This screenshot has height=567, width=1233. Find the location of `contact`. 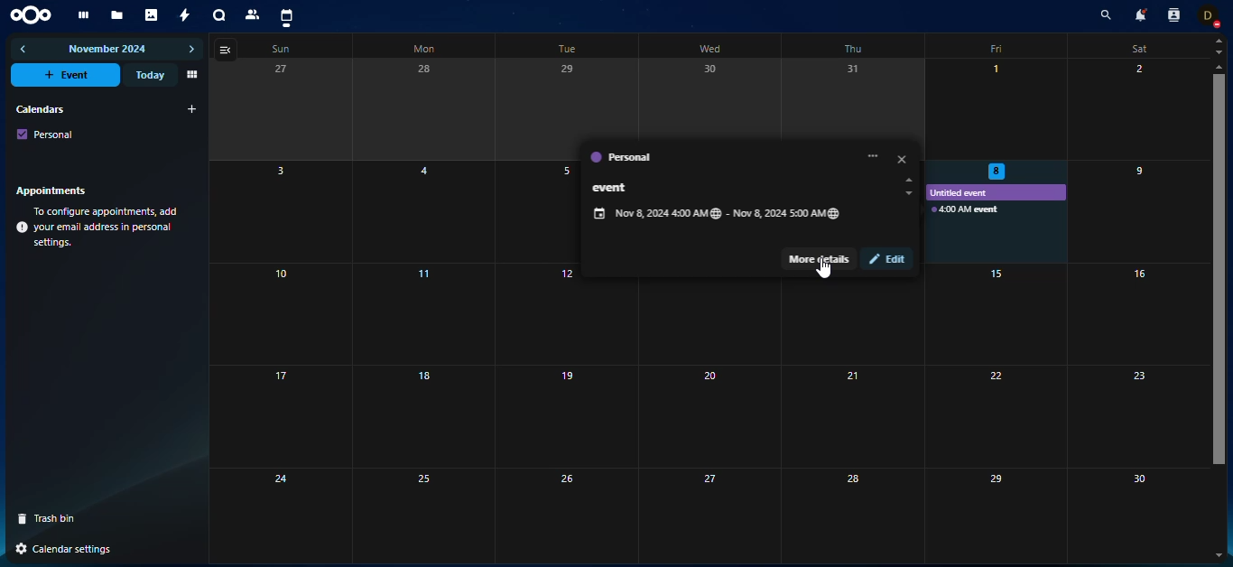

contact is located at coordinates (1173, 15).